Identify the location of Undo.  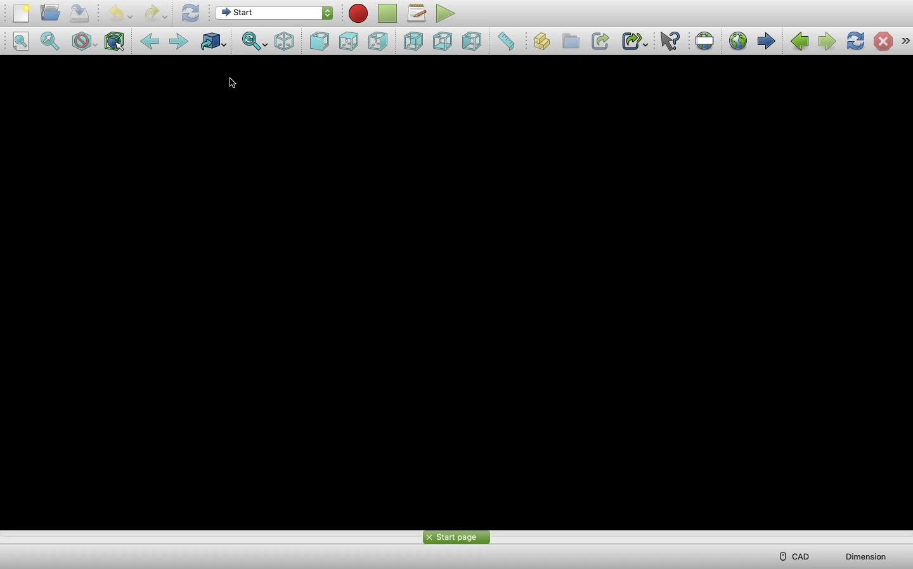
(120, 14).